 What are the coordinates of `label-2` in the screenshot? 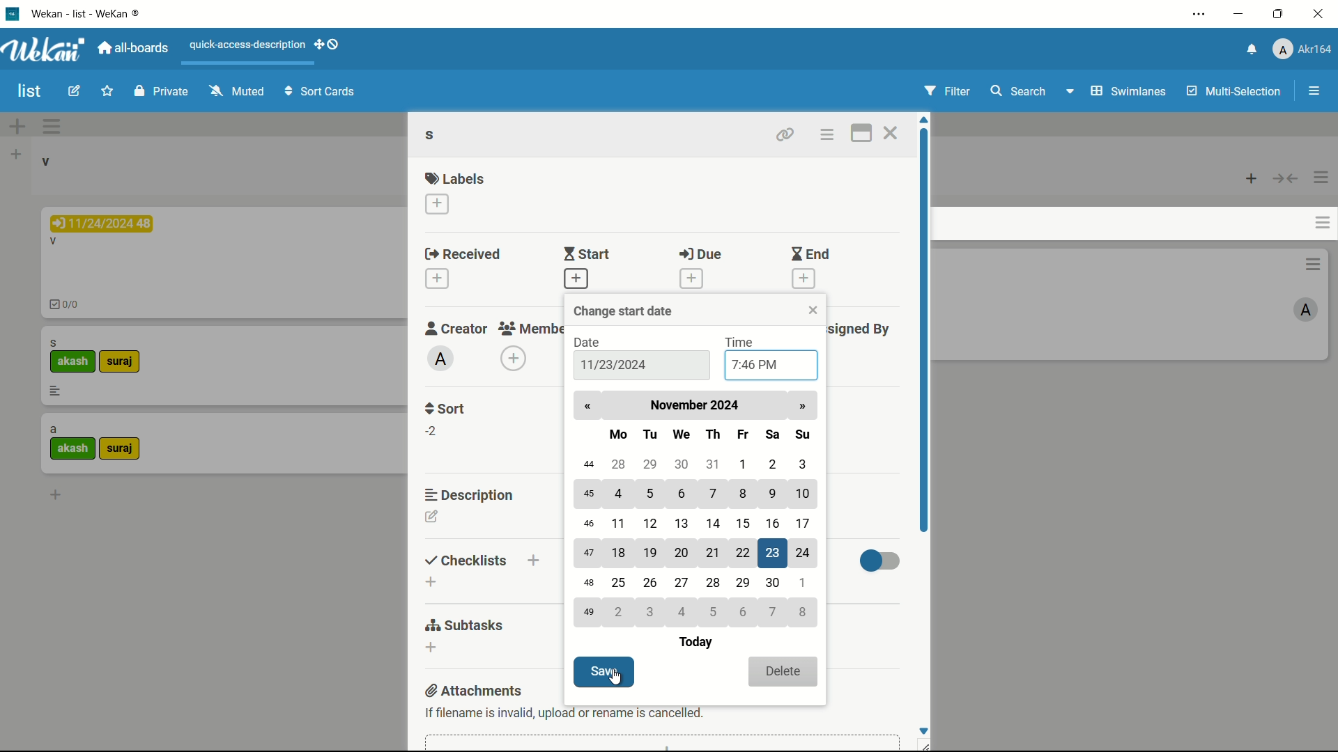 It's located at (119, 450).